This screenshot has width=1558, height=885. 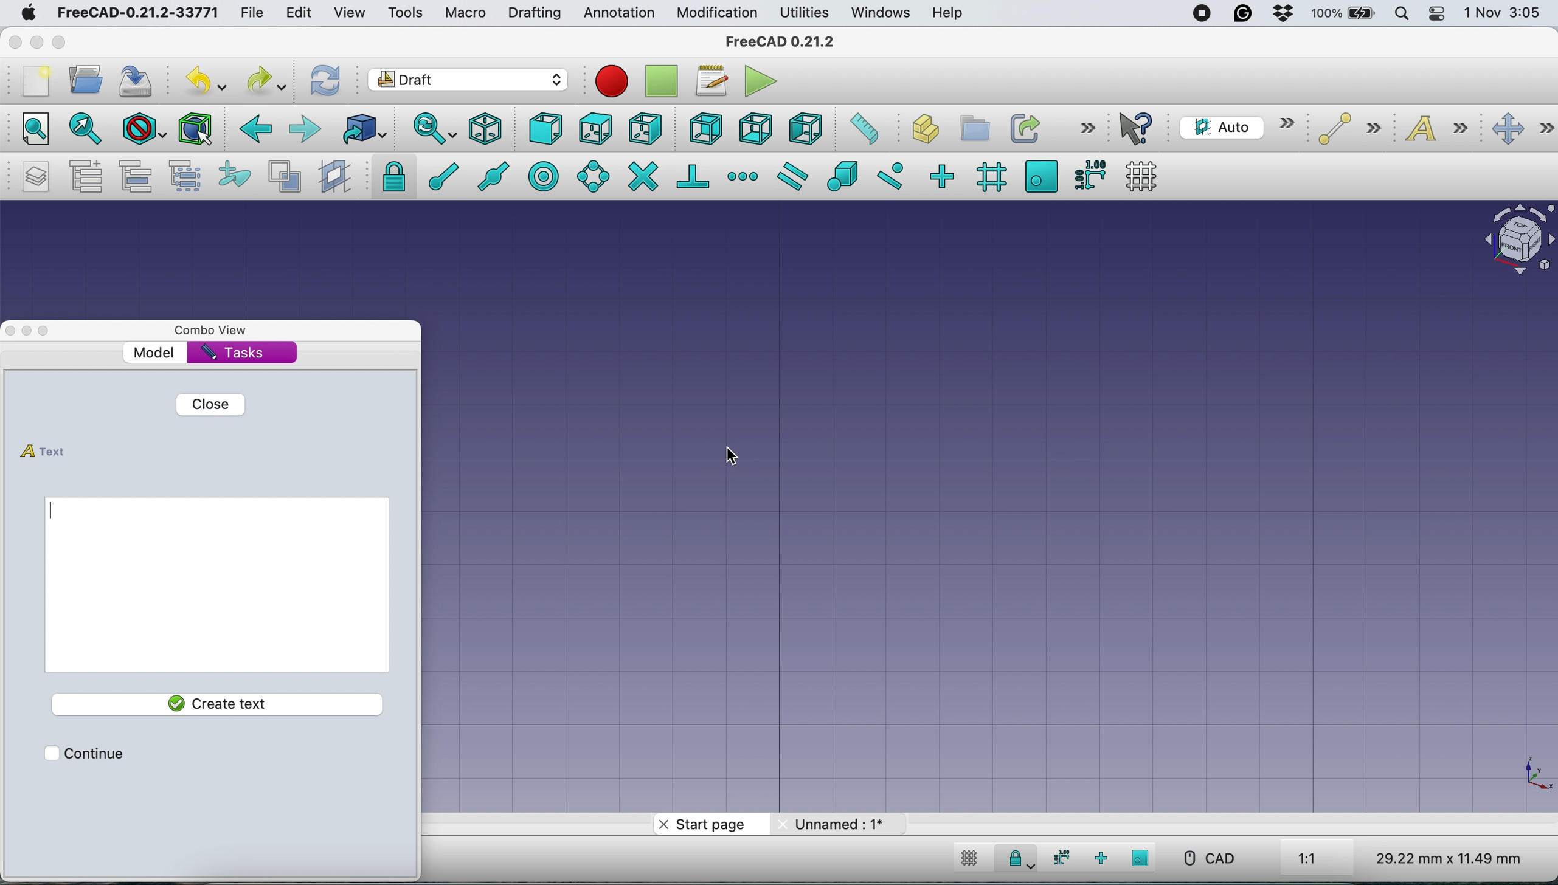 What do you see at coordinates (644, 128) in the screenshot?
I see `right` at bounding box center [644, 128].